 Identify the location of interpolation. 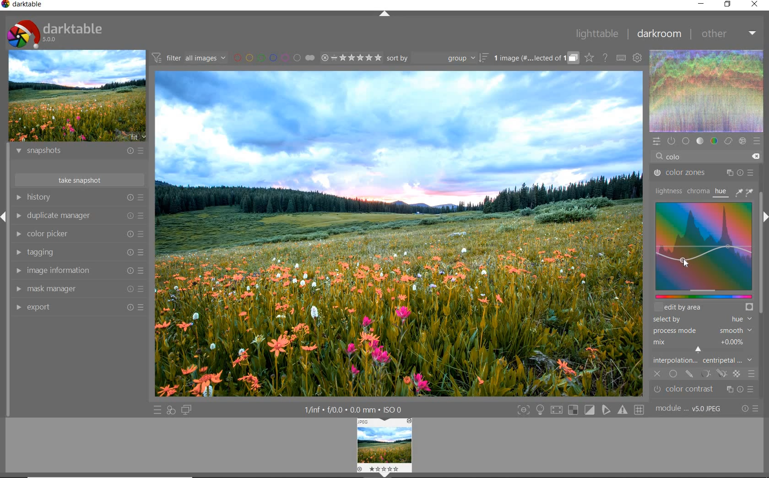
(703, 361).